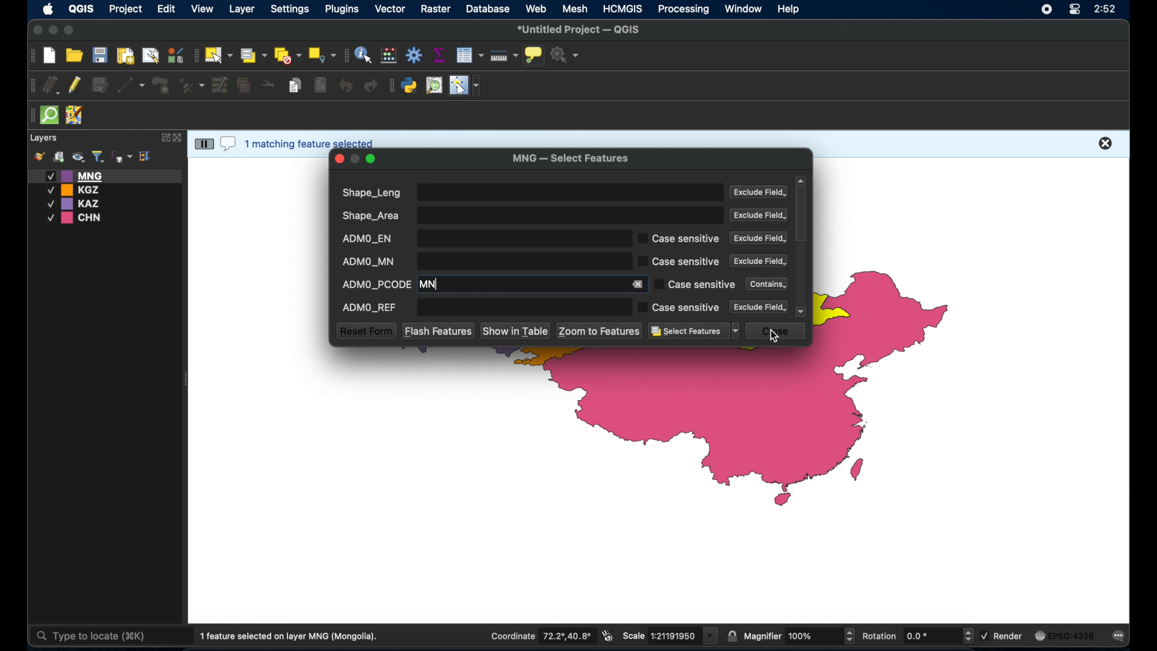 The height and width of the screenshot is (651, 1157). What do you see at coordinates (70, 31) in the screenshot?
I see `maximize` at bounding box center [70, 31].